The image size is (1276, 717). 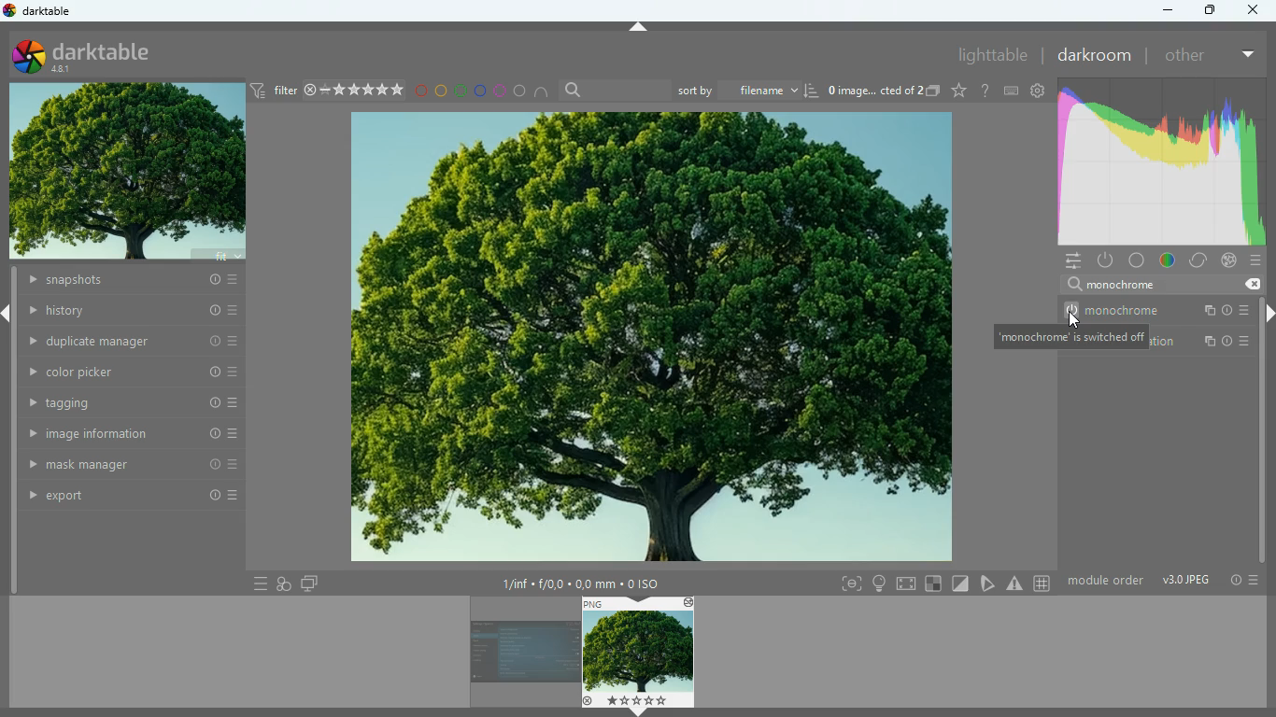 I want to click on keyboard, so click(x=1011, y=91).